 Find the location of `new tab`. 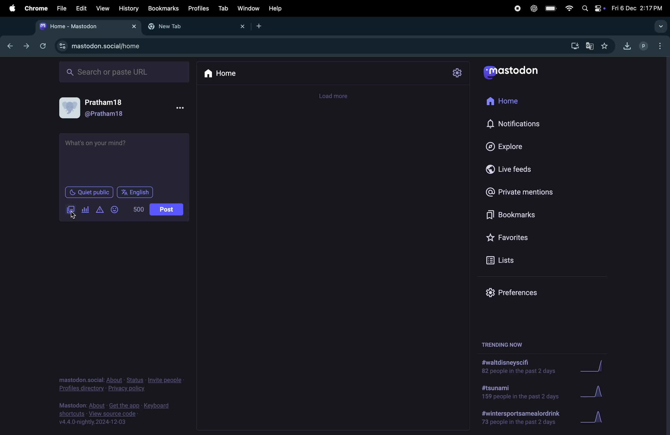

new tab is located at coordinates (194, 27).